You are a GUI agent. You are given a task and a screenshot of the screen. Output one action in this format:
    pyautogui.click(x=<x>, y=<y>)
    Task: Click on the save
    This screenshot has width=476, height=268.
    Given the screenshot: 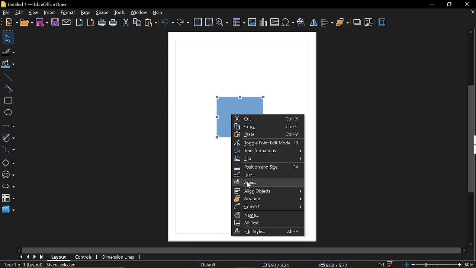 What is the action you would take?
    pyautogui.click(x=42, y=23)
    